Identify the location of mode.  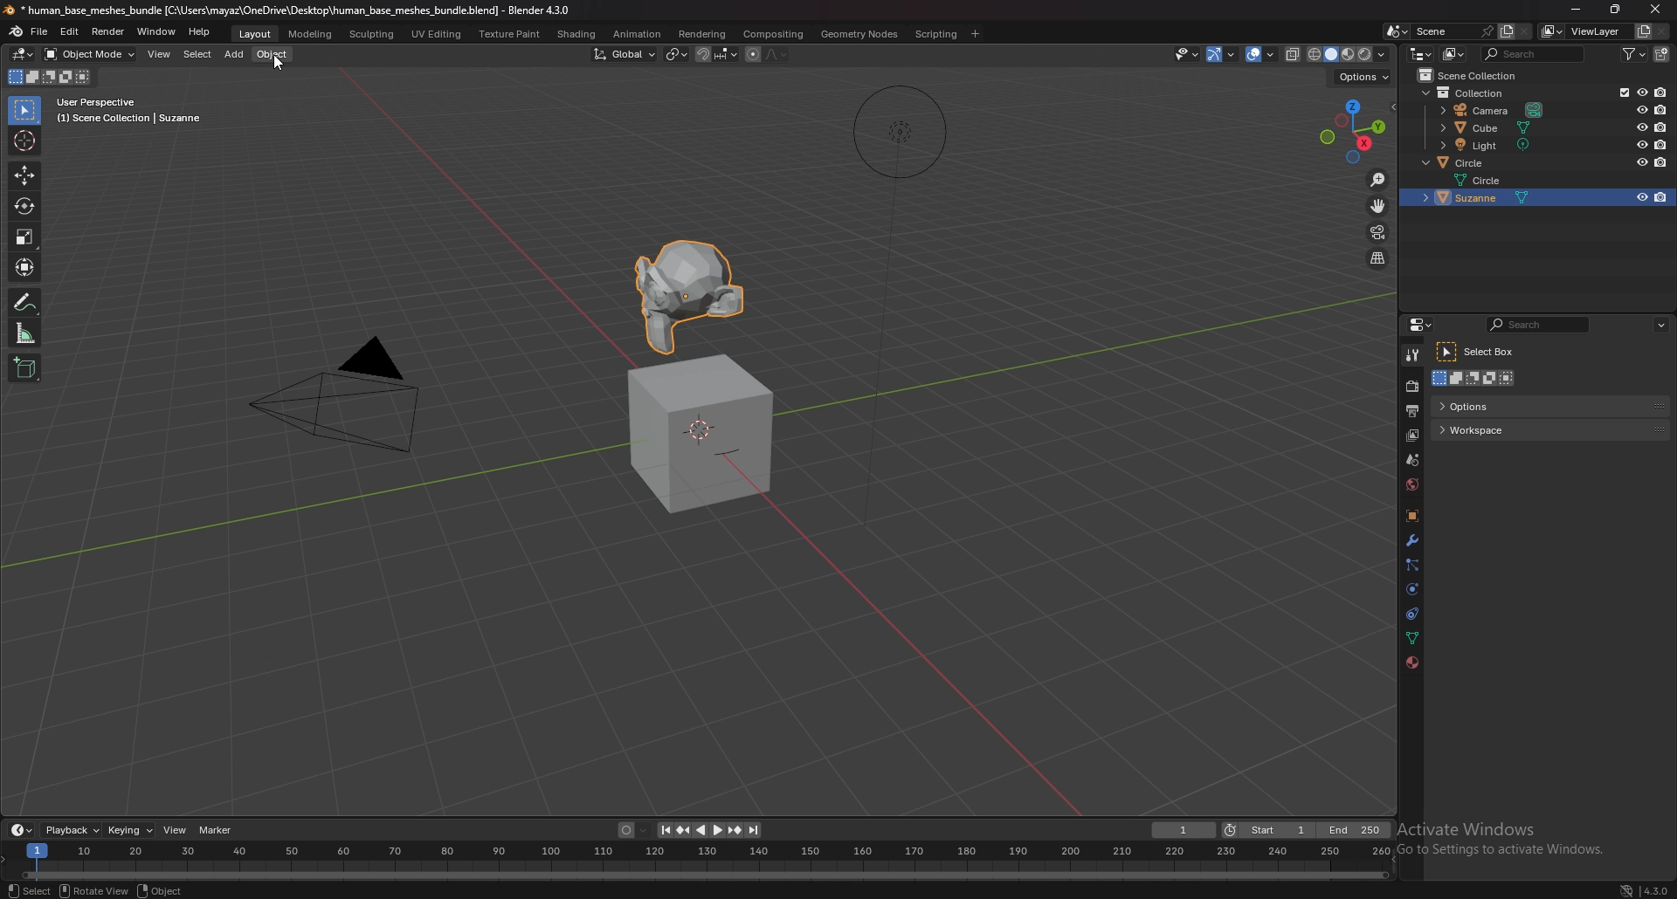
(52, 77).